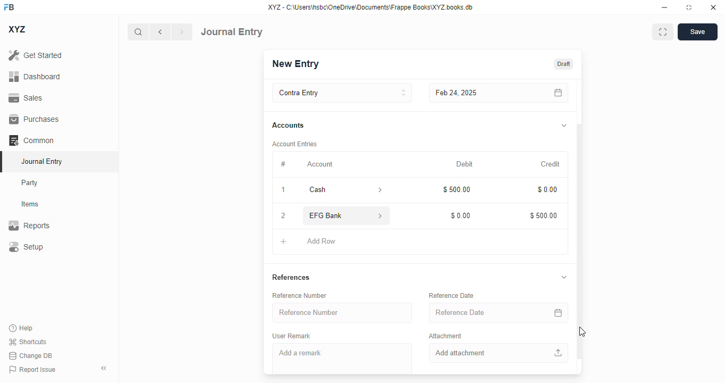  Describe the element at coordinates (546, 188) in the screenshot. I see `$0.00` at that location.